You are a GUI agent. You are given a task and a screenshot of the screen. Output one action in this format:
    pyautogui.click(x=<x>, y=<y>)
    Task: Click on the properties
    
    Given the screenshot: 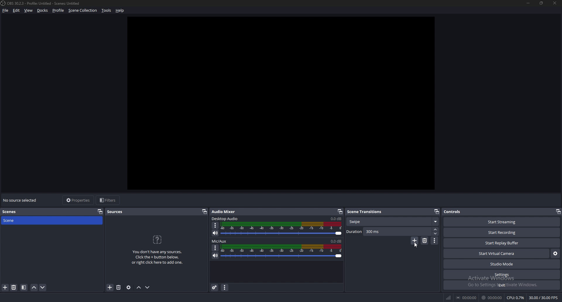 What is the action you would take?
    pyautogui.click(x=79, y=200)
    